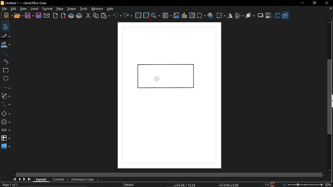 The width and height of the screenshot is (333, 187). Describe the element at coordinates (20, 179) in the screenshot. I see `previous page` at that location.